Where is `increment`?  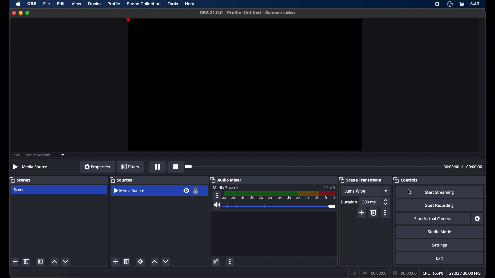
increment is located at coordinates (154, 262).